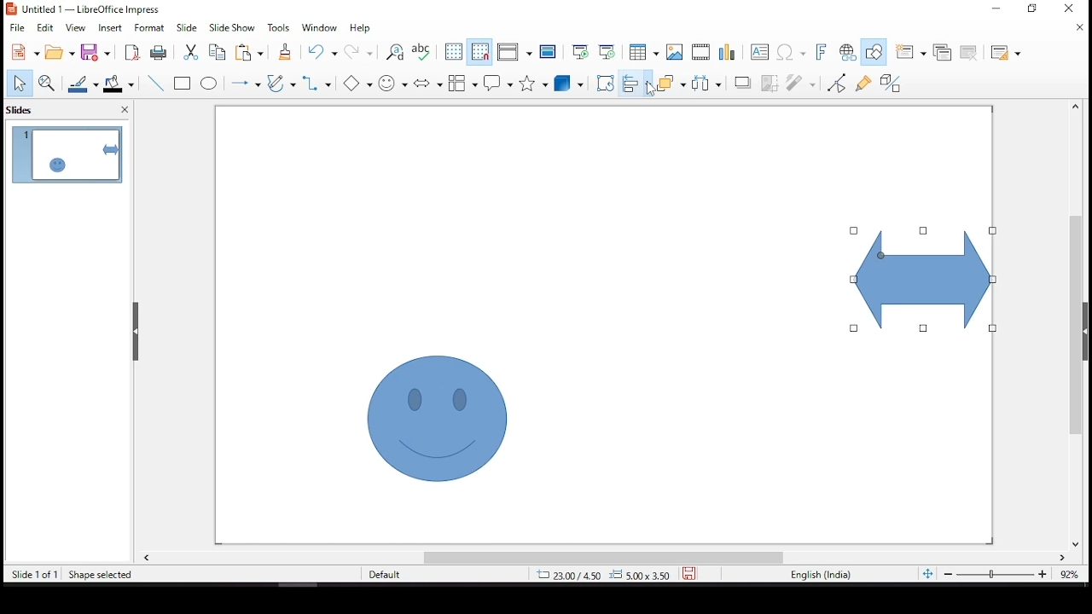 The height and width of the screenshot is (614, 1092). Describe the element at coordinates (634, 83) in the screenshot. I see `align objects` at that location.